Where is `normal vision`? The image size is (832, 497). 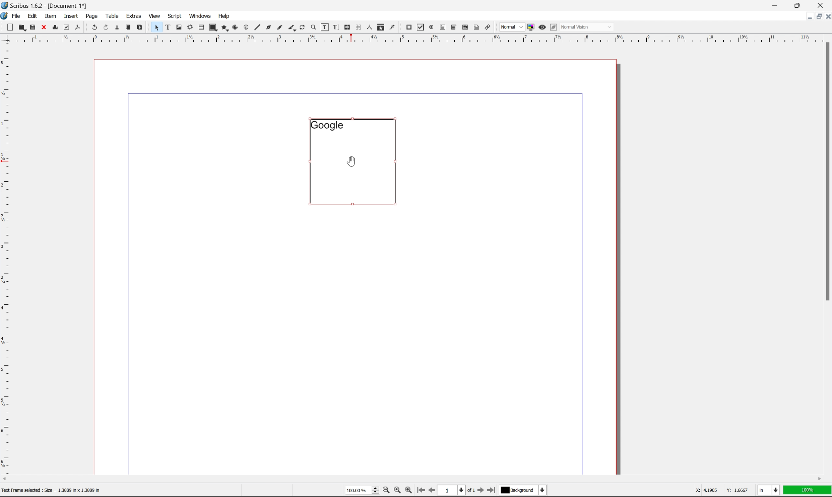 normal vision is located at coordinates (587, 27).